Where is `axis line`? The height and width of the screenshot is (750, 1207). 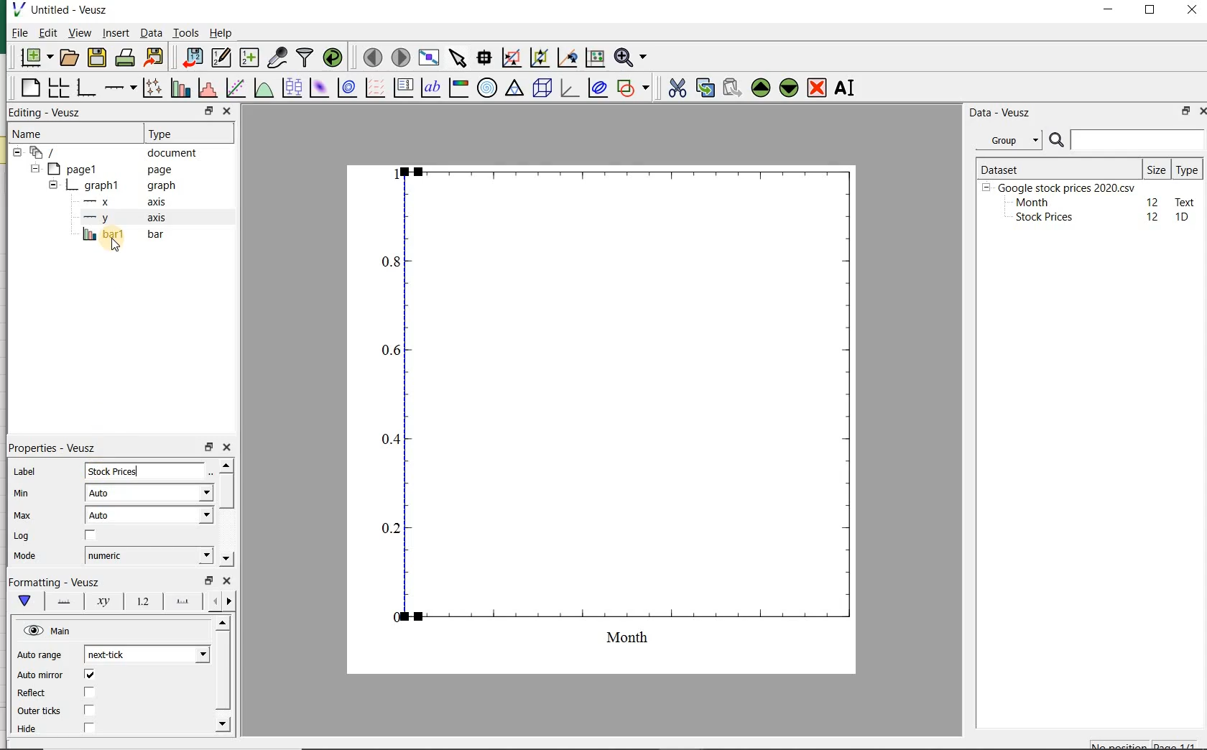
axis line is located at coordinates (60, 601).